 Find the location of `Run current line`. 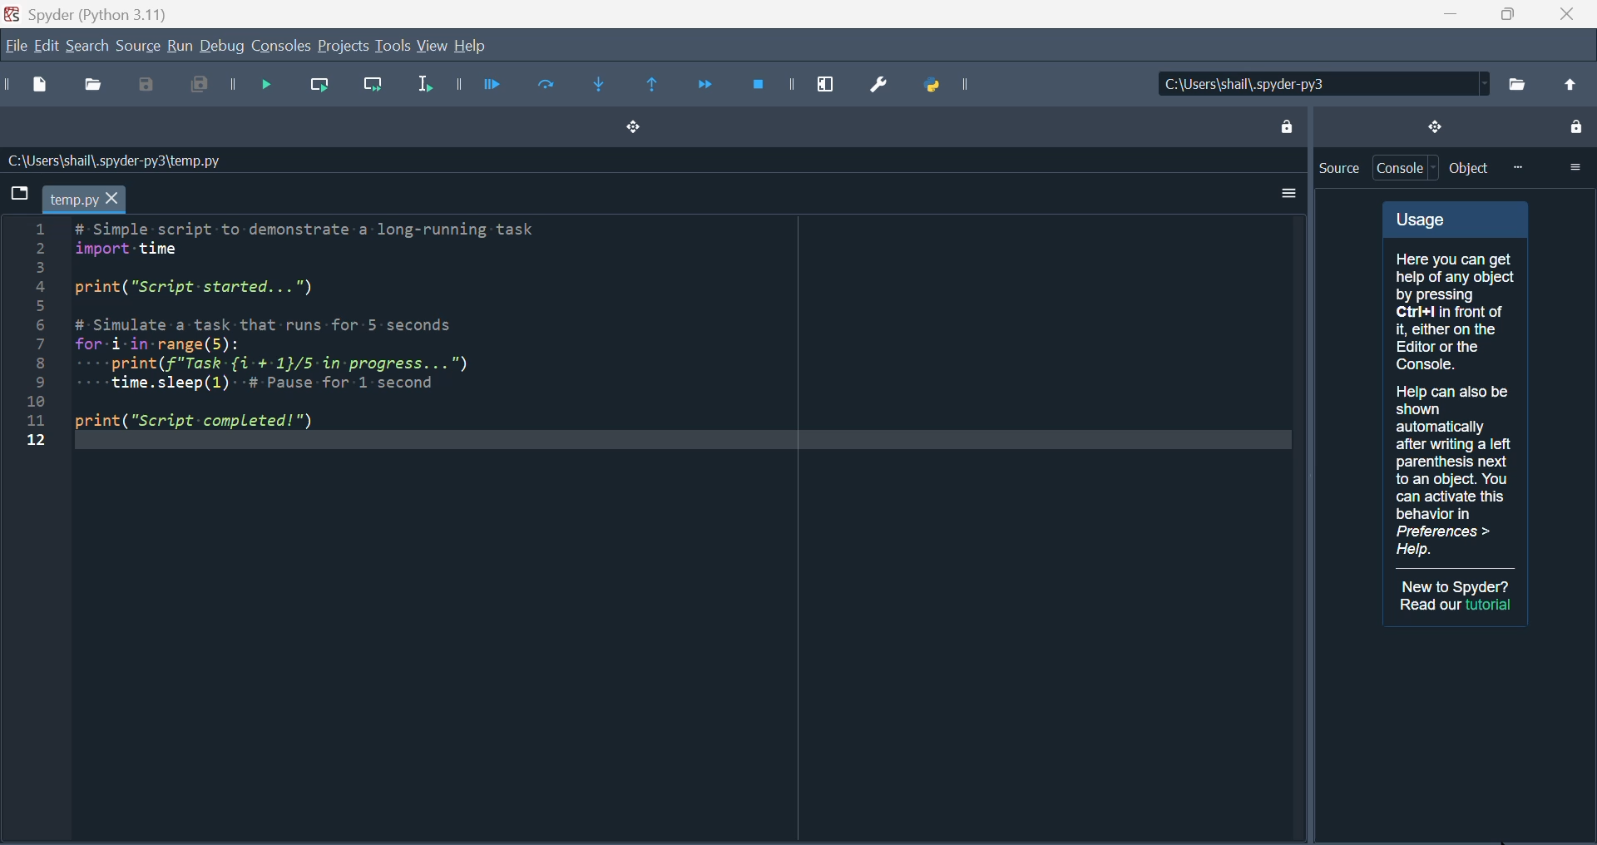

Run current line is located at coordinates (322, 86).